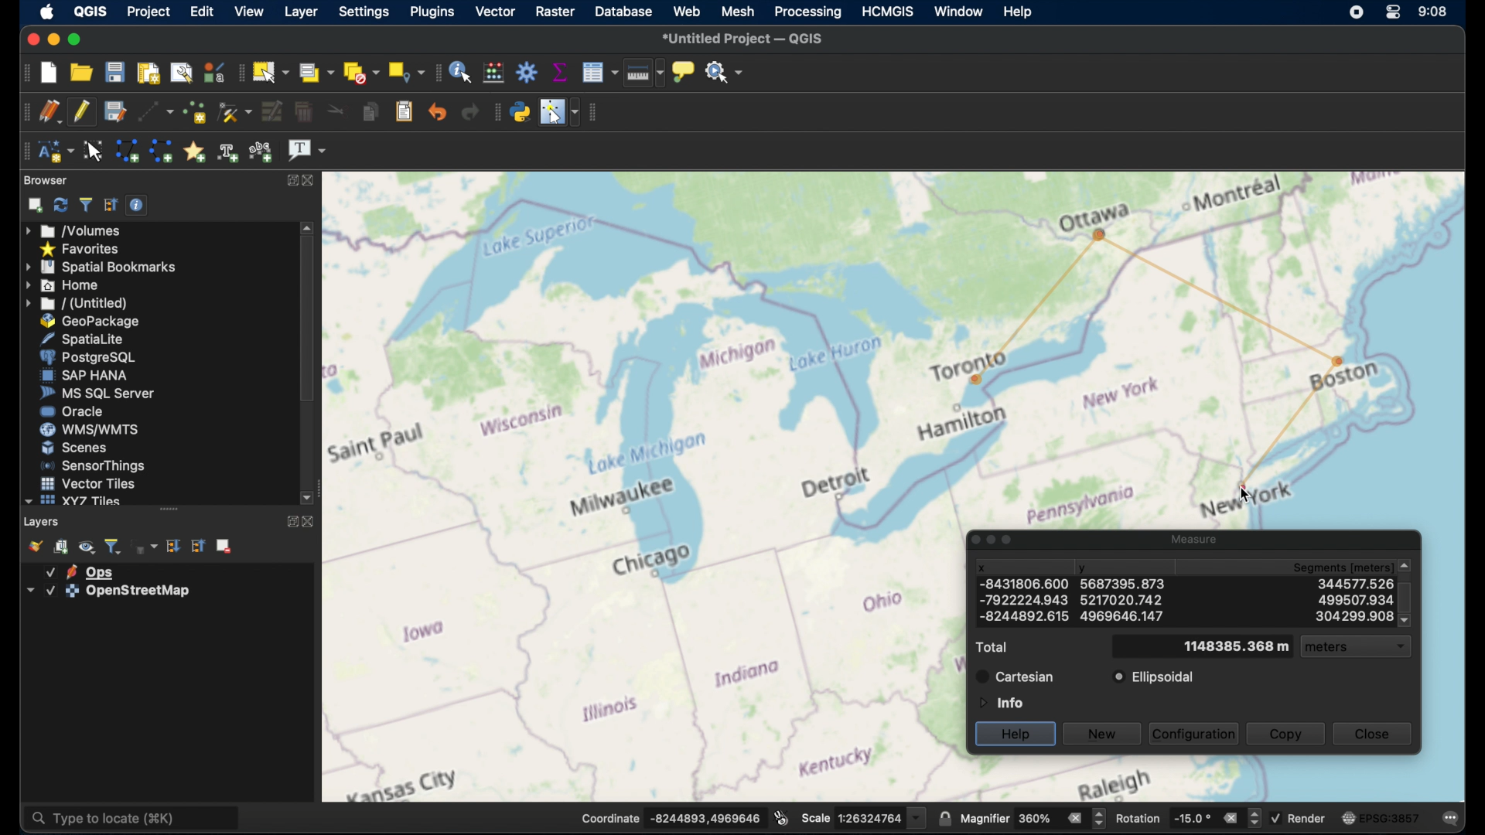 Image resolution: width=1485 pixels, height=835 pixels. I want to click on close, so click(309, 523).